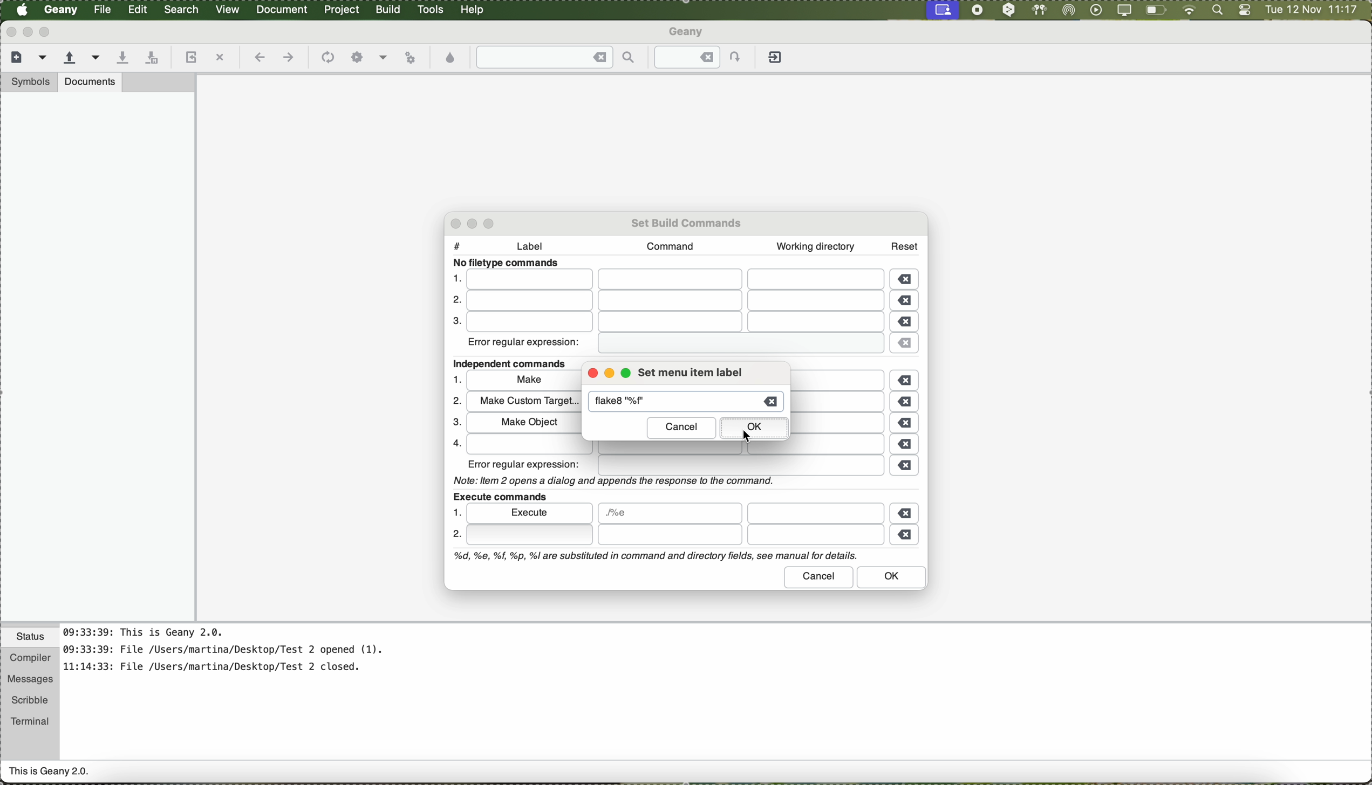  Describe the element at coordinates (122, 58) in the screenshot. I see `save the current file` at that location.